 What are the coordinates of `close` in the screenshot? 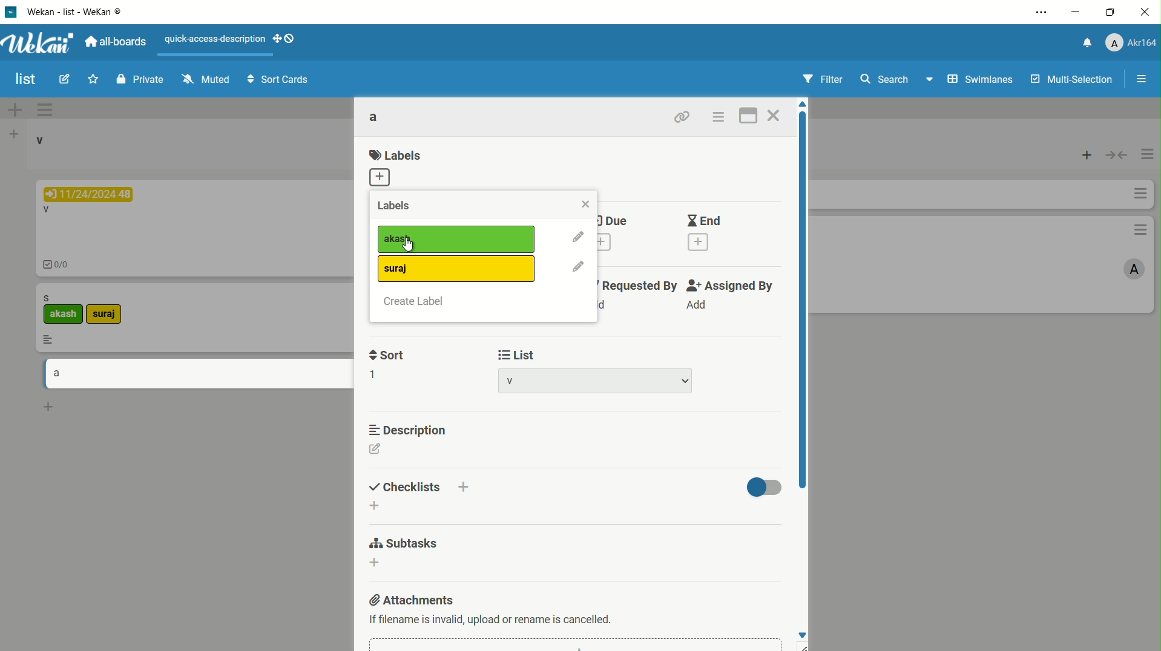 It's located at (587, 204).